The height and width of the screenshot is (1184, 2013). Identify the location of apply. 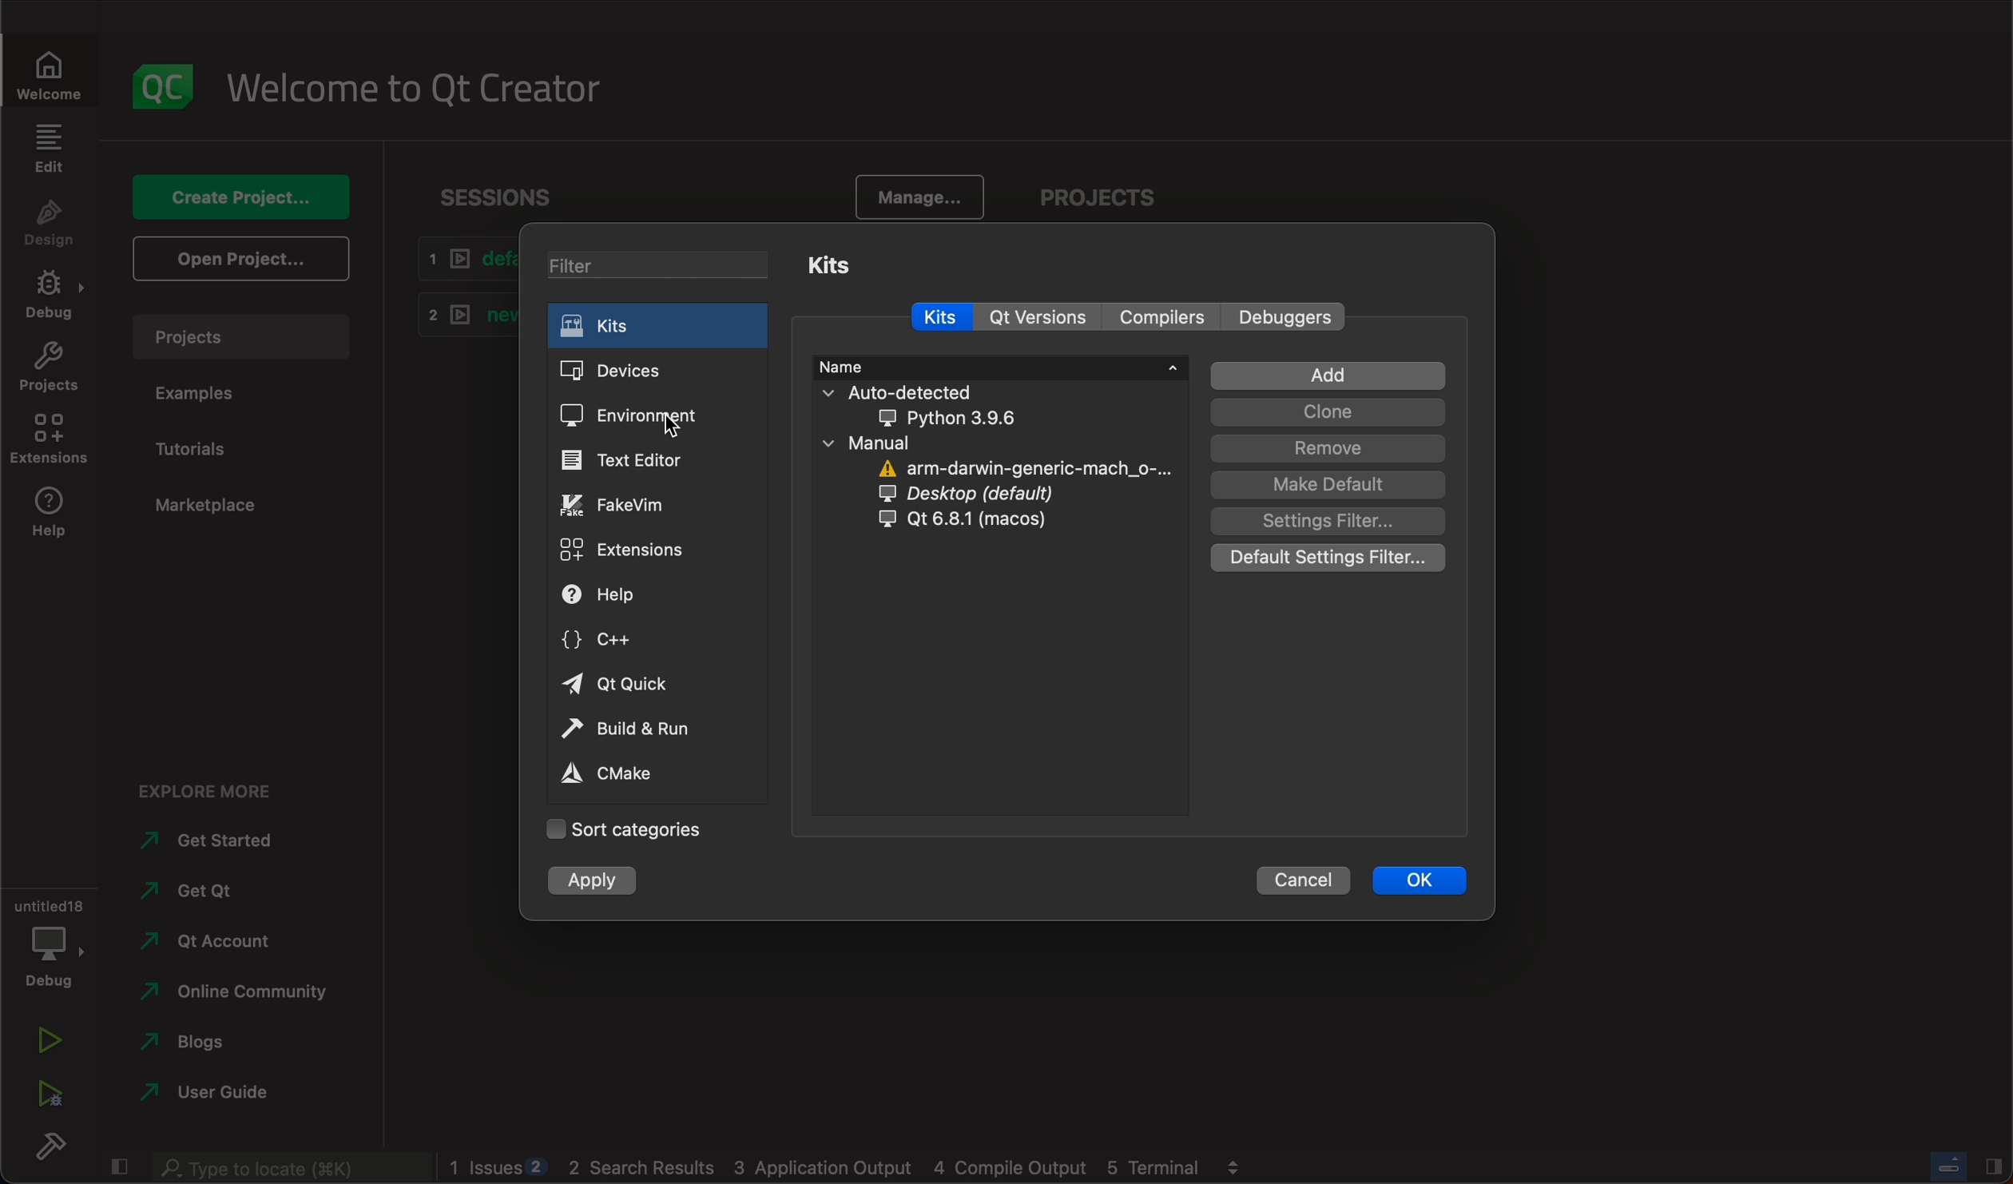
(593, 880).